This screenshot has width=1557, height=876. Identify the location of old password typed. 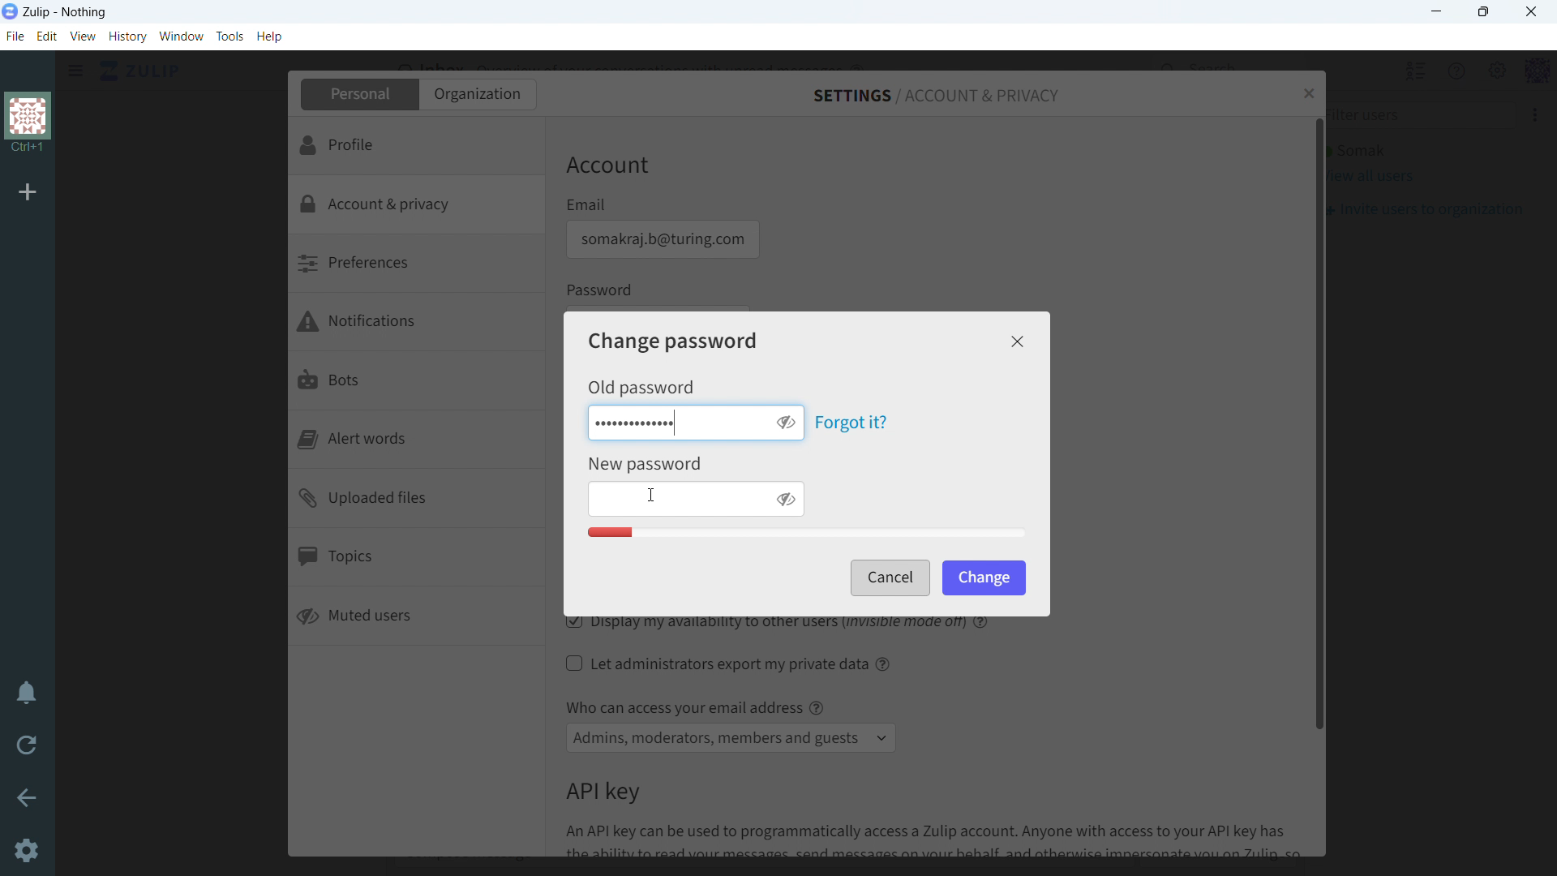
(641, 422).